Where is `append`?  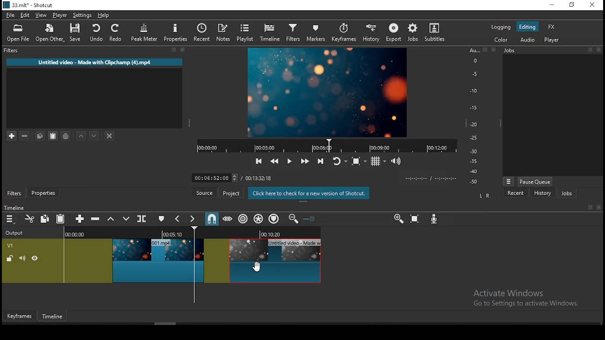 append is located at coordinates (81, 220).